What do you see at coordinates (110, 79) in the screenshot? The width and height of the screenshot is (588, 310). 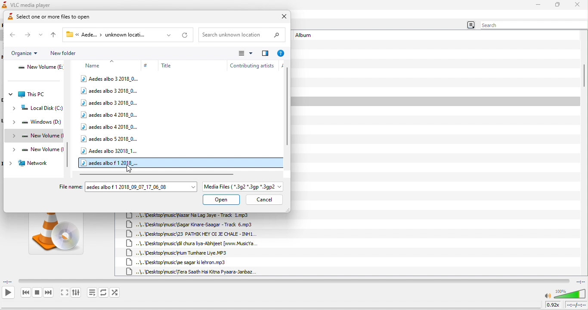 I see `Aedes albo 3 2018_0...` at bounding box center [110, 79].